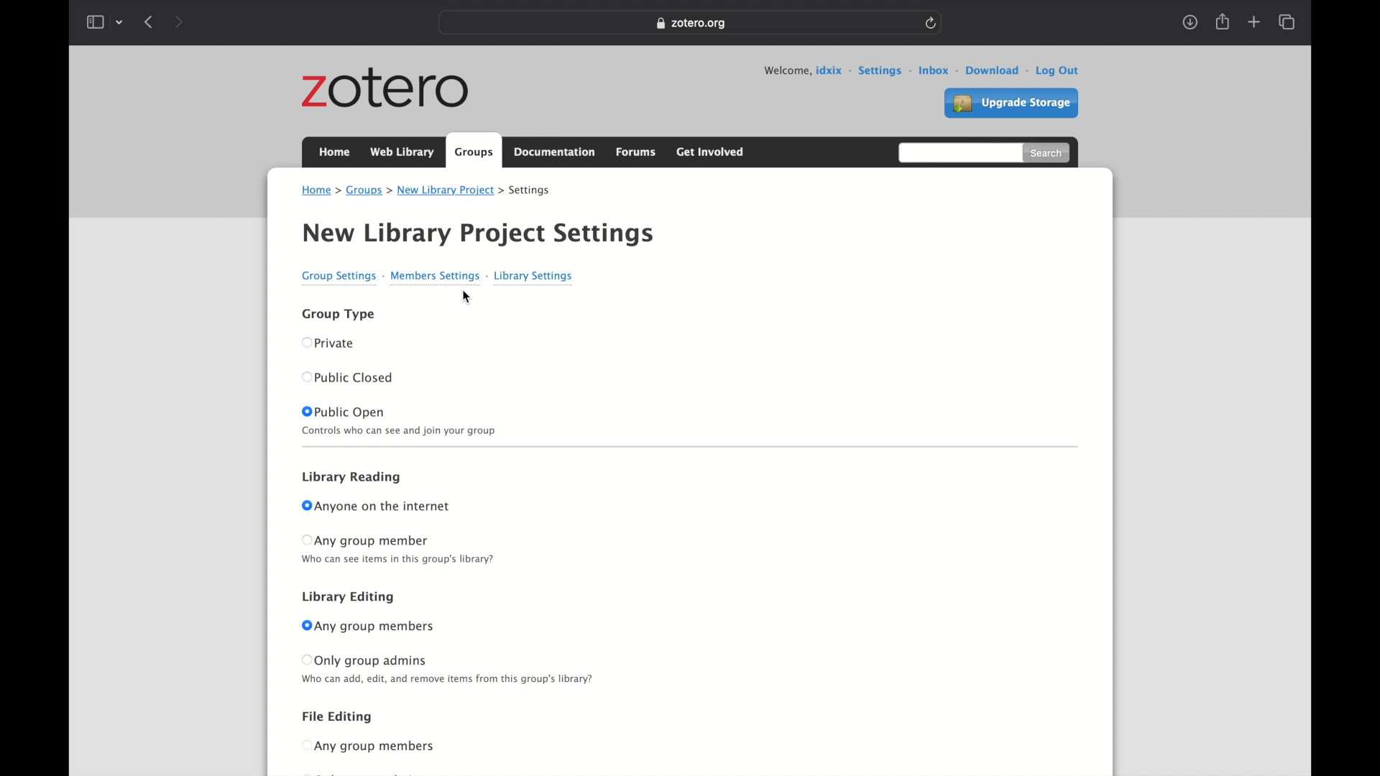  What do you see at coordinates (150, 22) in the screenshot?
I see `show previous page` at bounding box center [150, 22].